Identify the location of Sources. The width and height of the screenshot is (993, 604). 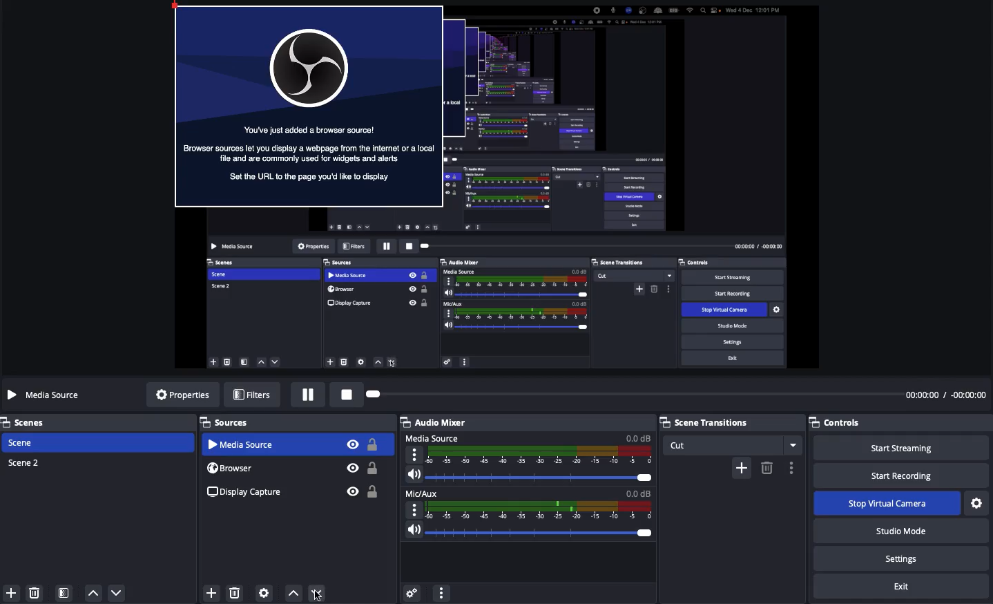
(228, 422).